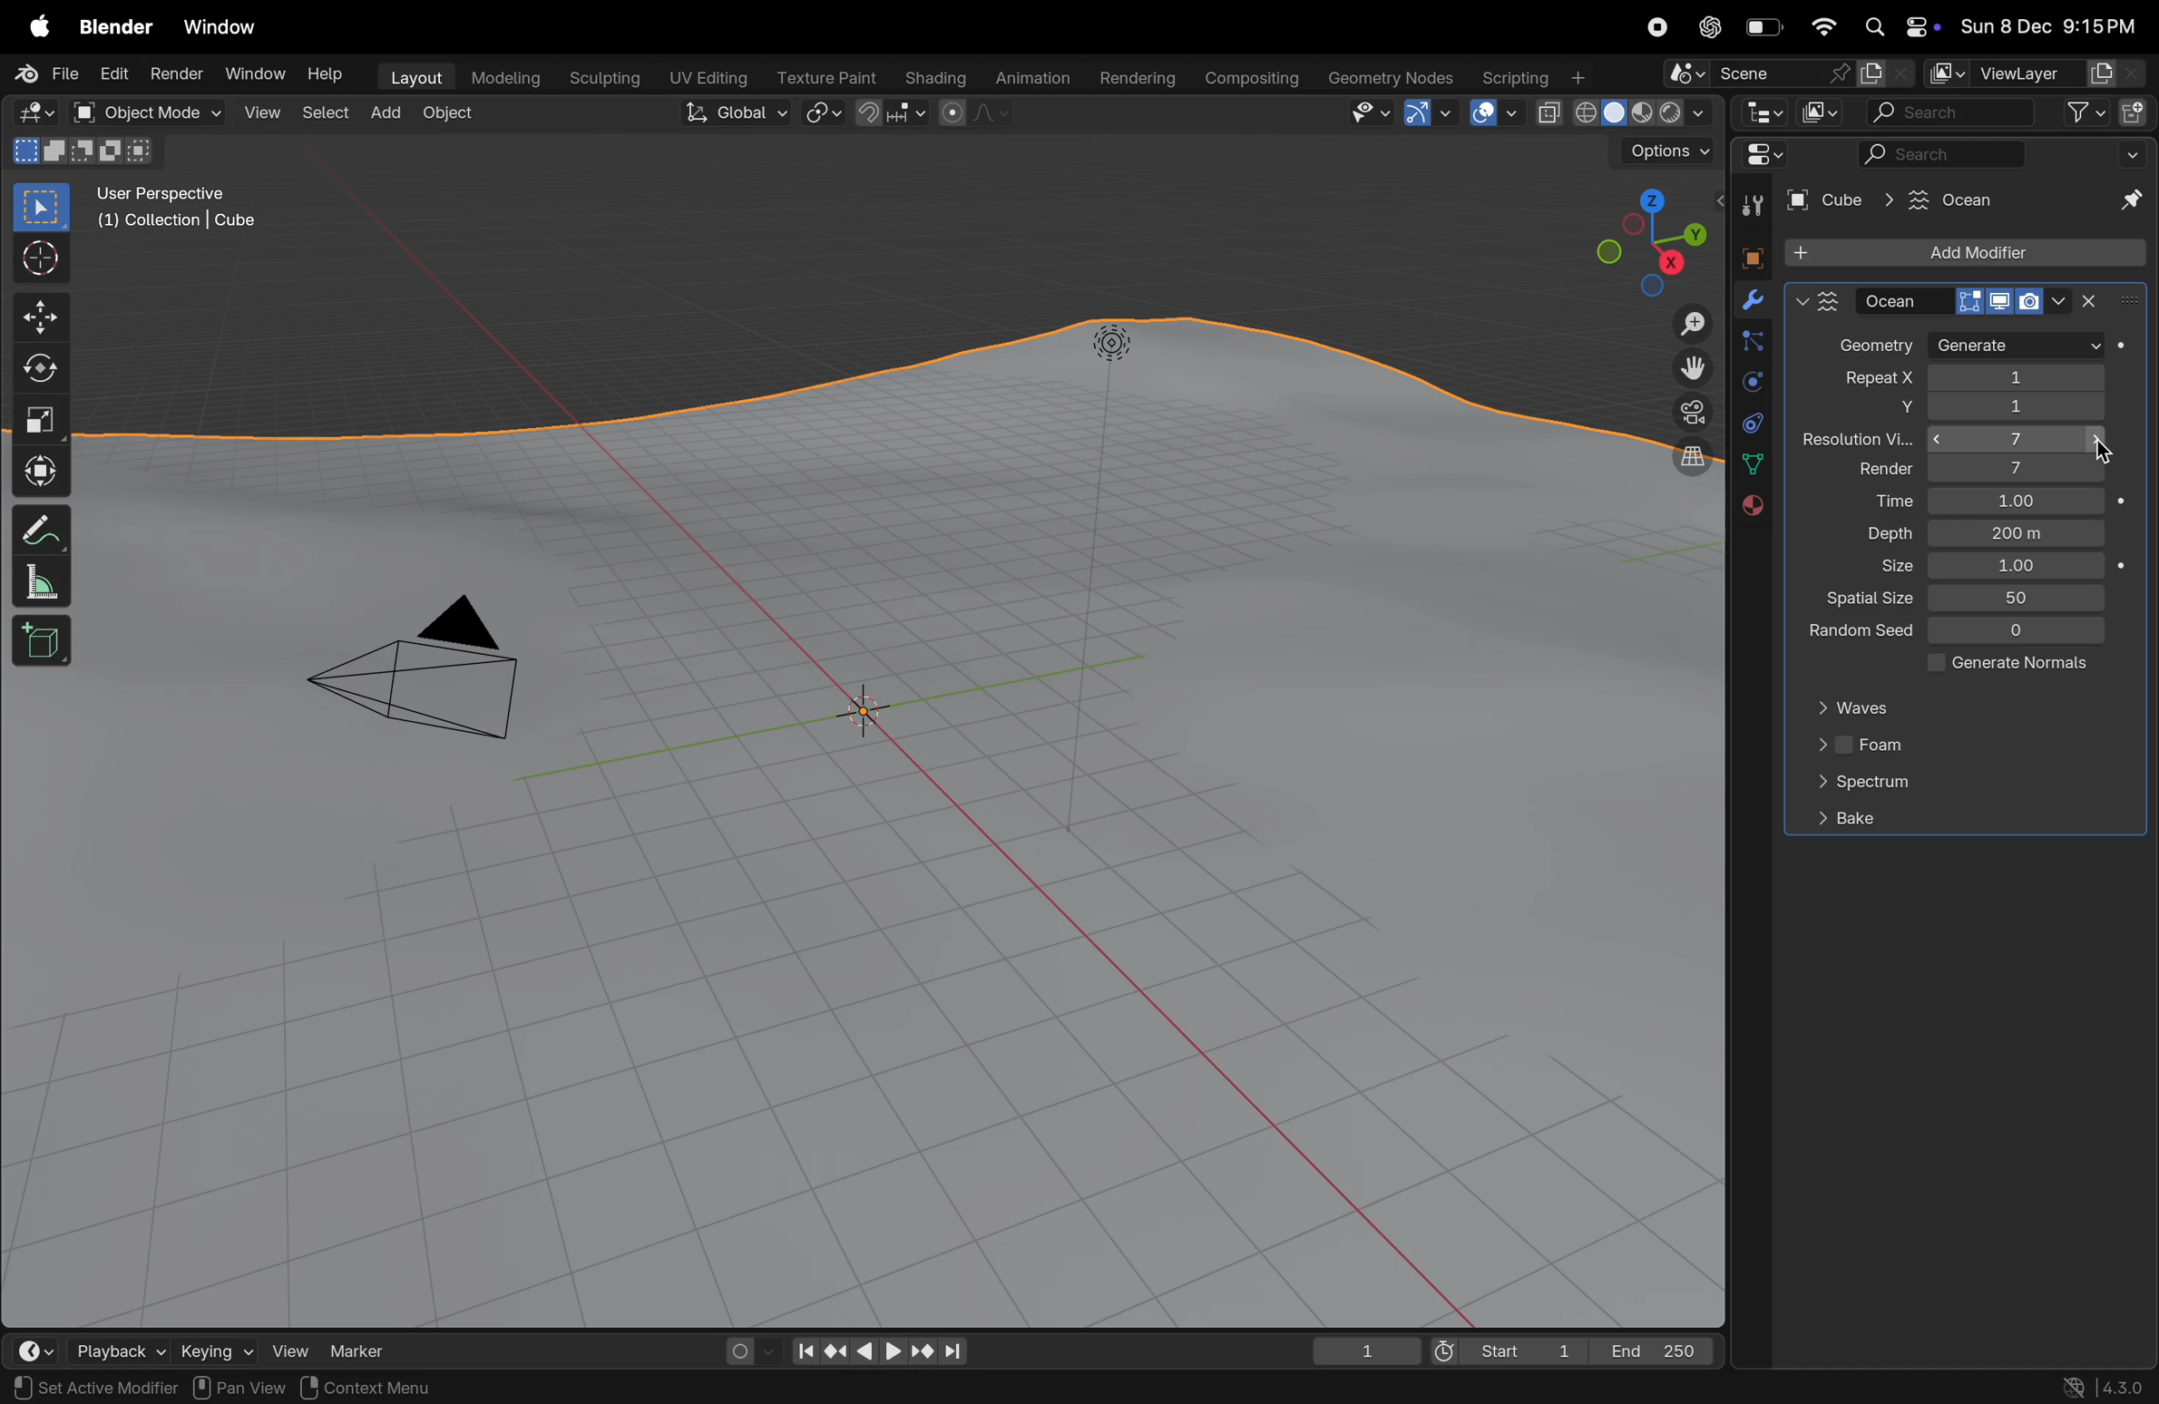  What do you see at coordinates (2105, 1385) in the screenshot?
I see `version` at bounding box center [2105, 1385].